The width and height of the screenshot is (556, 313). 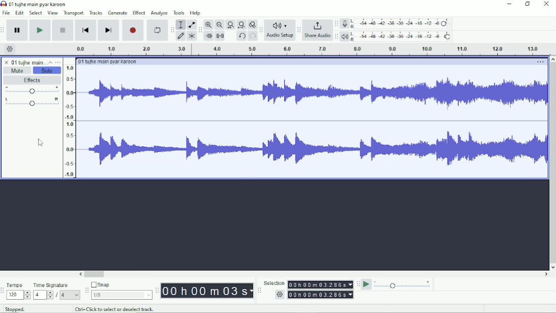 I want to click on Selection tool, so click(x=181, y=24).